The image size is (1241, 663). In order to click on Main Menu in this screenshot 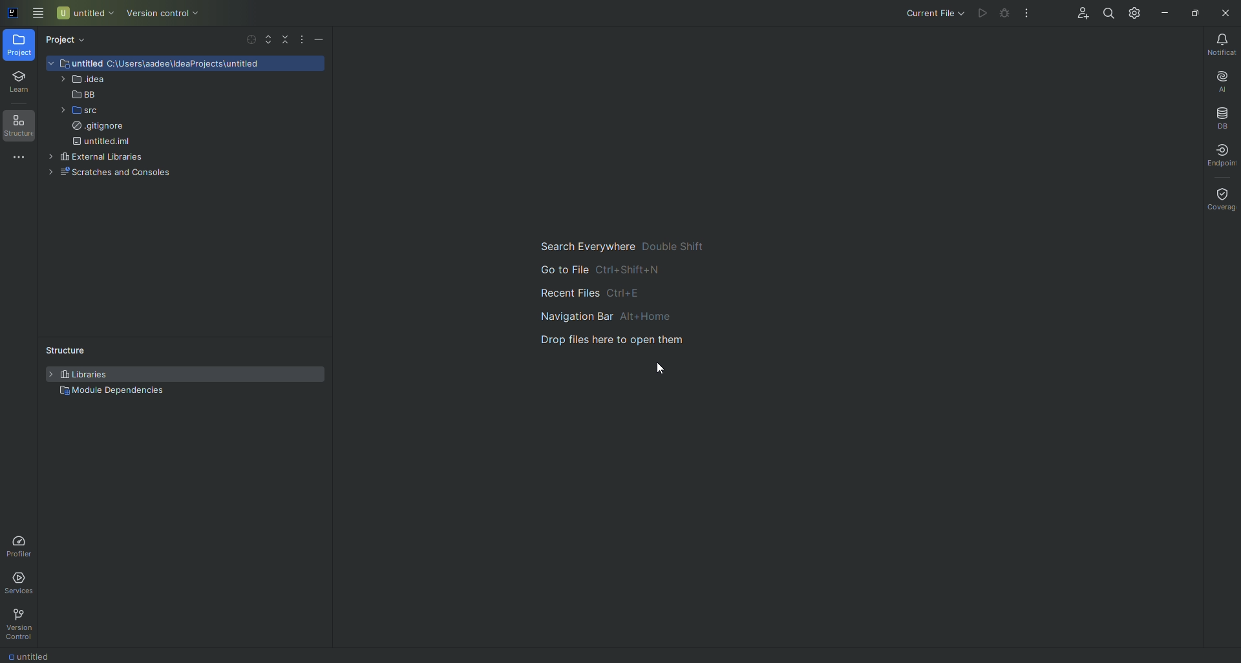, I will do `click(38, 14)`.